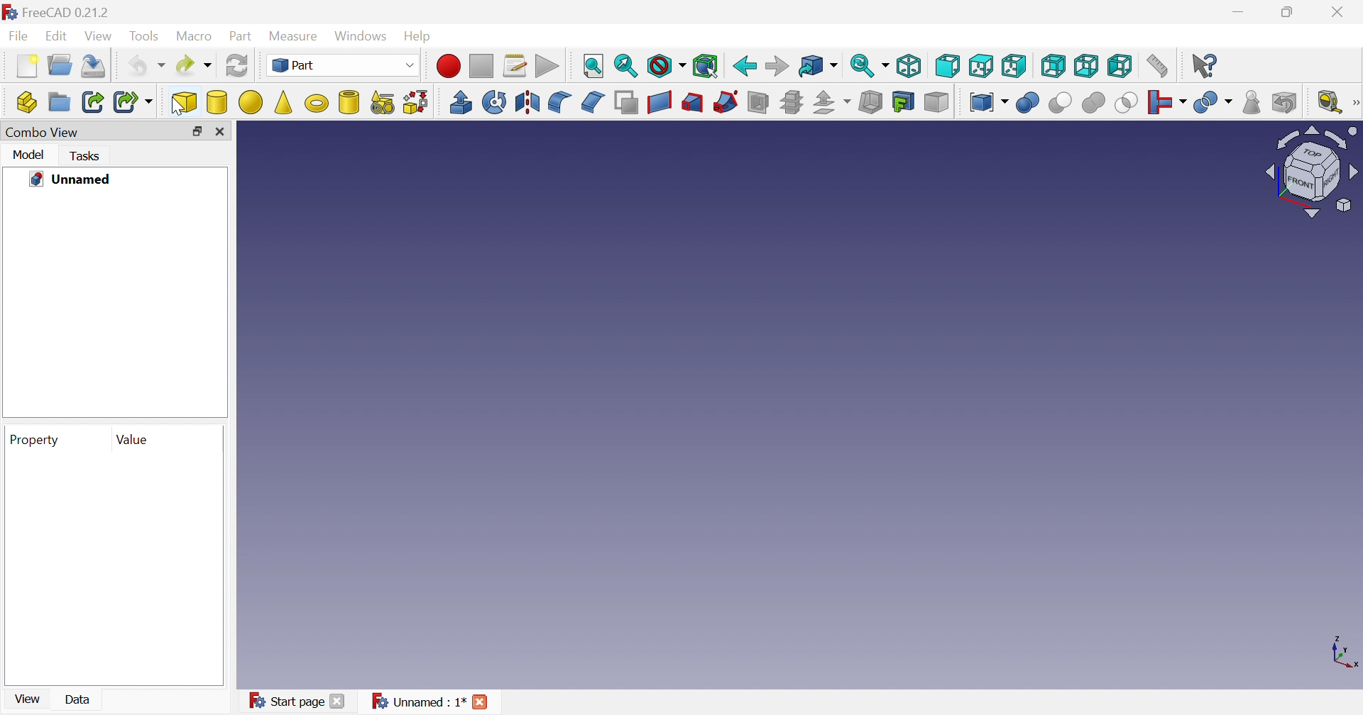 This screenshot has width=1363, height=715. What do you see at coordinates (417, 35) in the screenshot?
I see `Help` at bounding box center [417, 35].